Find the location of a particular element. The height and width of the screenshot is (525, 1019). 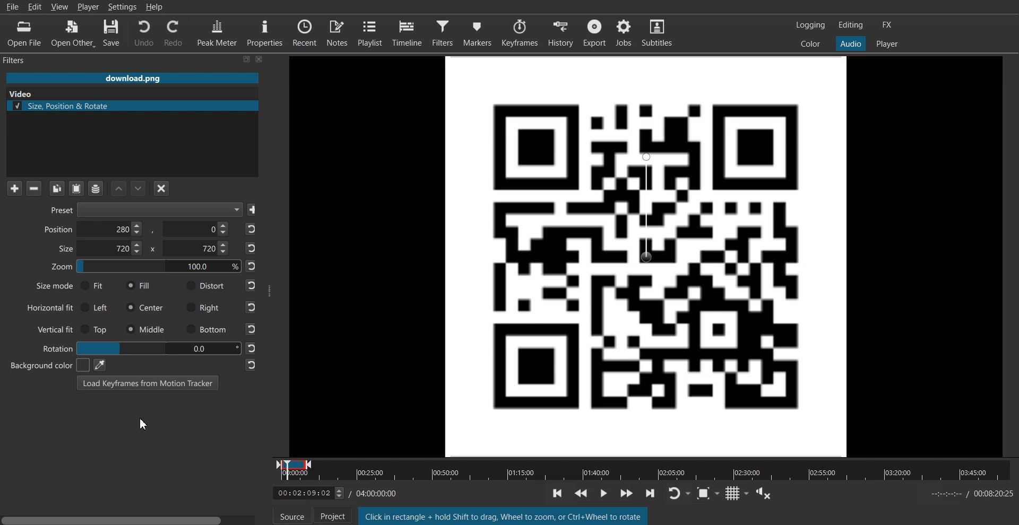

Text 1 is located at coordinates (19, 60).